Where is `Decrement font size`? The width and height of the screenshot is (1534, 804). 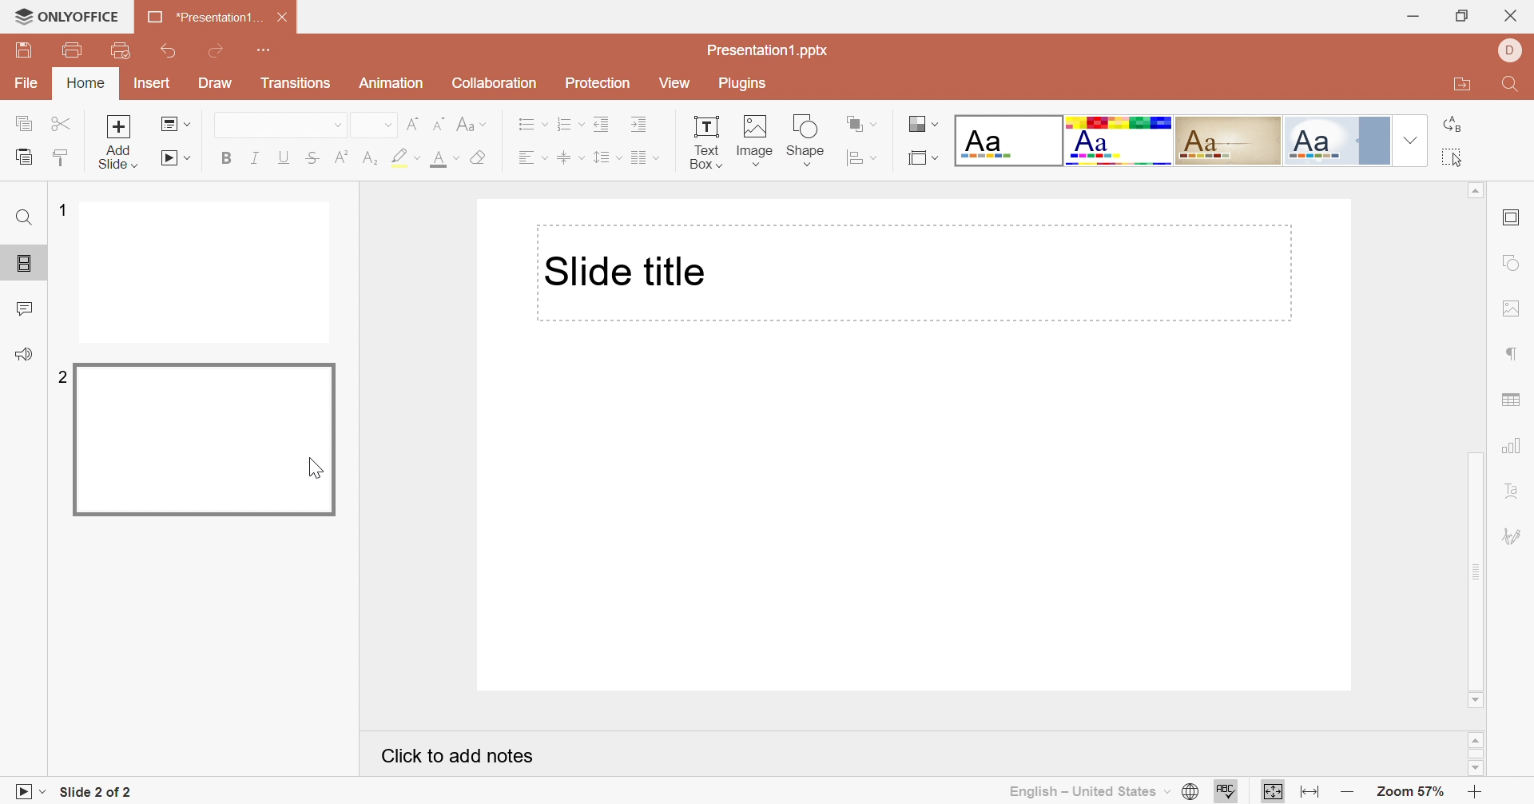 Decrement font size is located at coordinates (439, 123).